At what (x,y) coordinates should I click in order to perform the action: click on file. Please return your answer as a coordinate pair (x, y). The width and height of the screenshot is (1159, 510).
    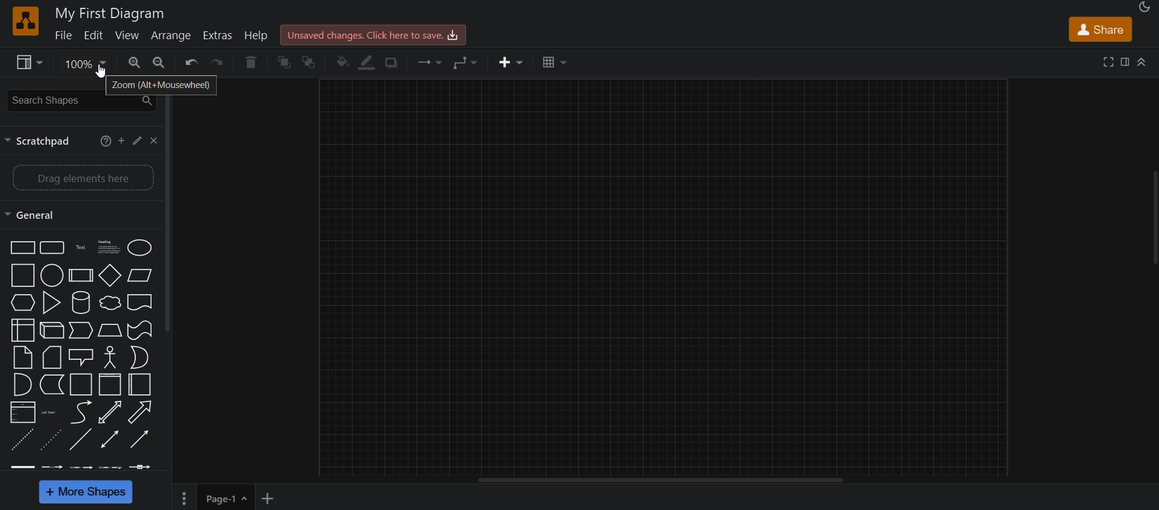
    Looking at the image, I should click on (63, 35).